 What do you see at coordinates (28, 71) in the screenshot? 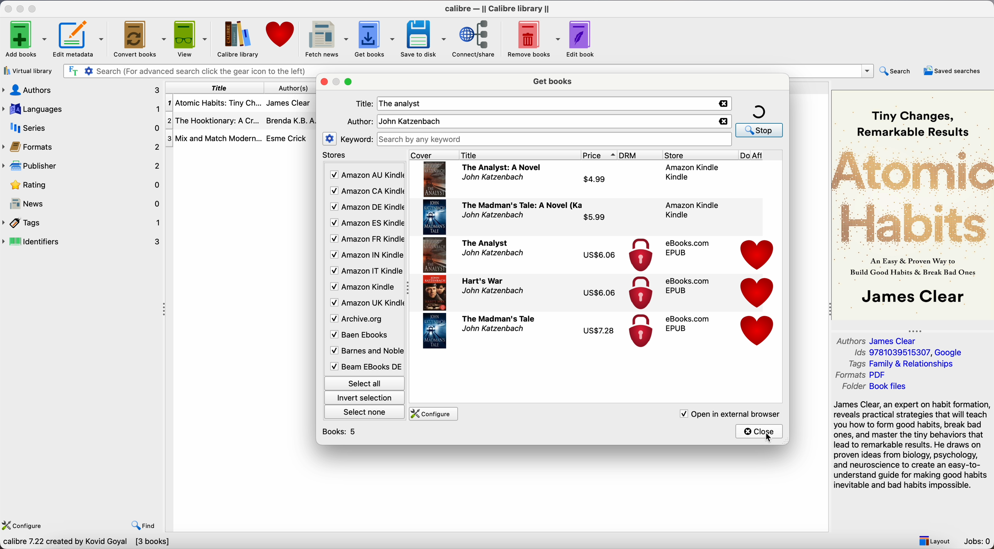
I see `virtual library` at bounding box center [28, 71].